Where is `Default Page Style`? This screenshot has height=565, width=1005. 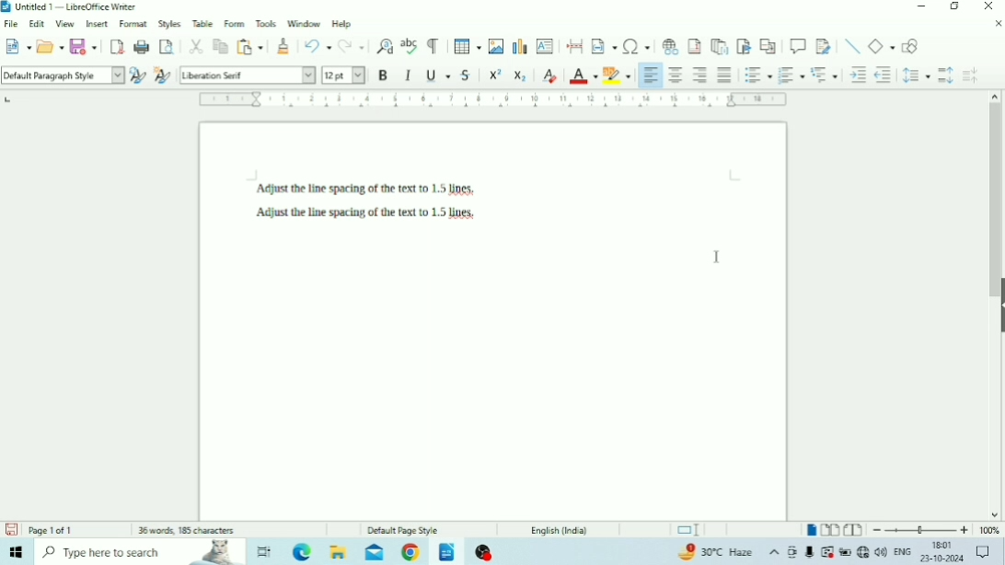 Default Page Style is located at coordinates (403, 529).